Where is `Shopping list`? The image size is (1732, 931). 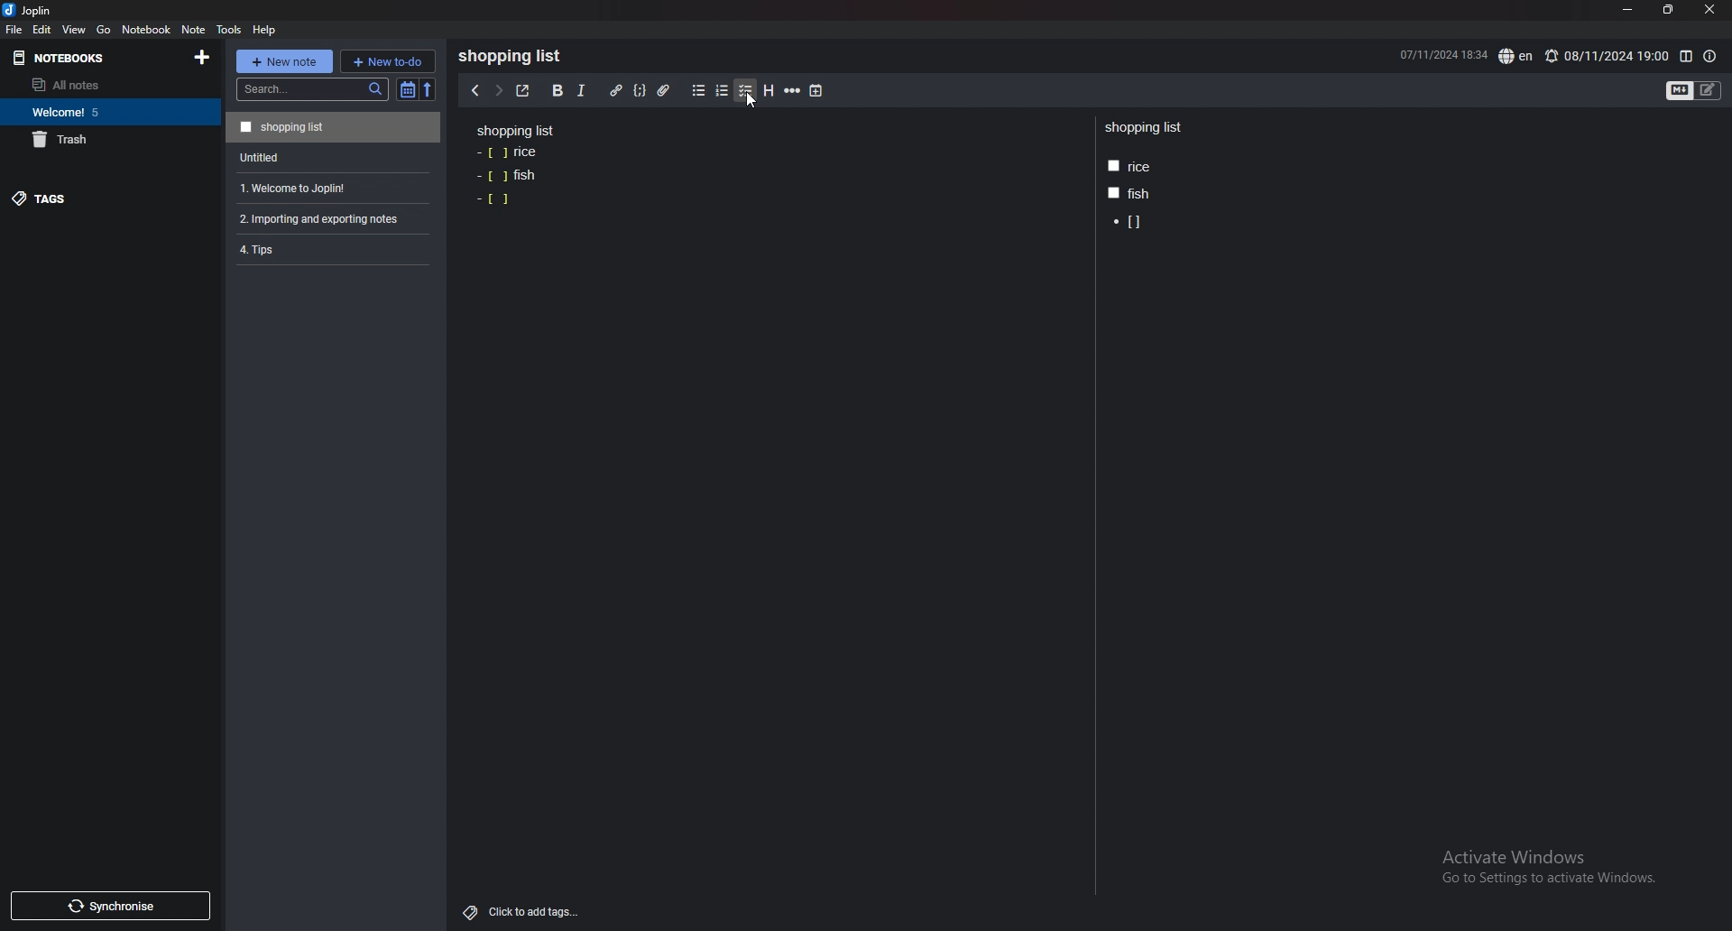 Shopping list is located at coordinates (1146, 128).